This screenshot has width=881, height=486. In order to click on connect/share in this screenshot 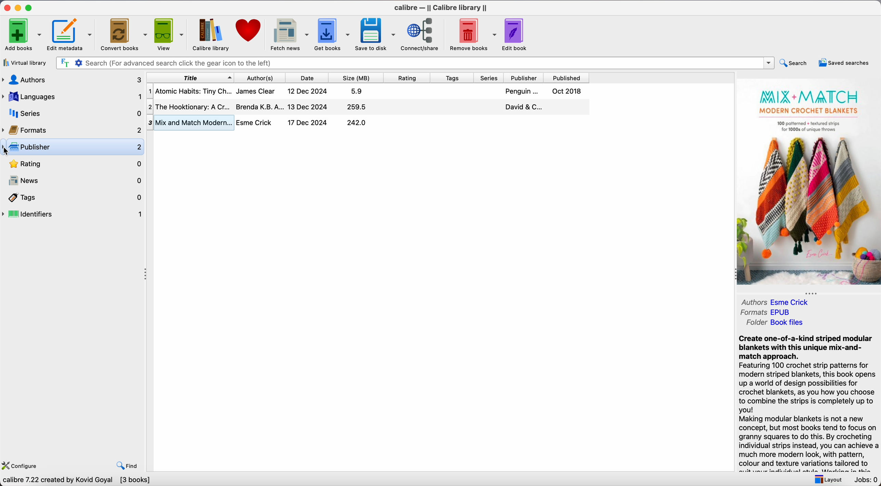, I will do `click(422, 35)`.